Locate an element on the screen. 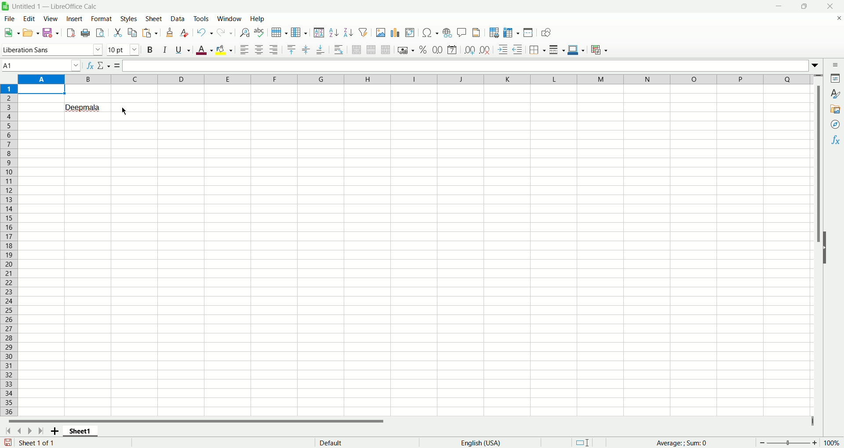 The image size is (844, 448). Copy is located at coordinates (133, 33).